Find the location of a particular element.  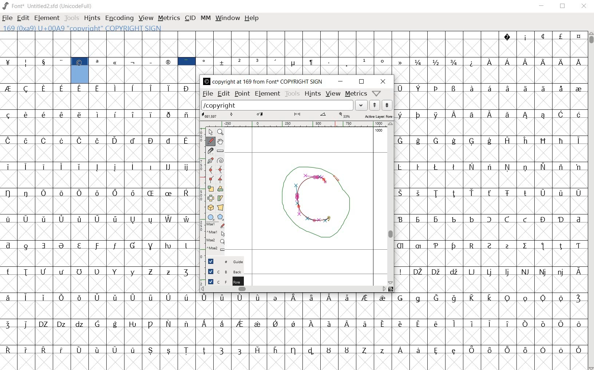

169 (0x9a) U+00A9 "copyright" COPYRIGHT SIGN is located at coordinates (80, 69).